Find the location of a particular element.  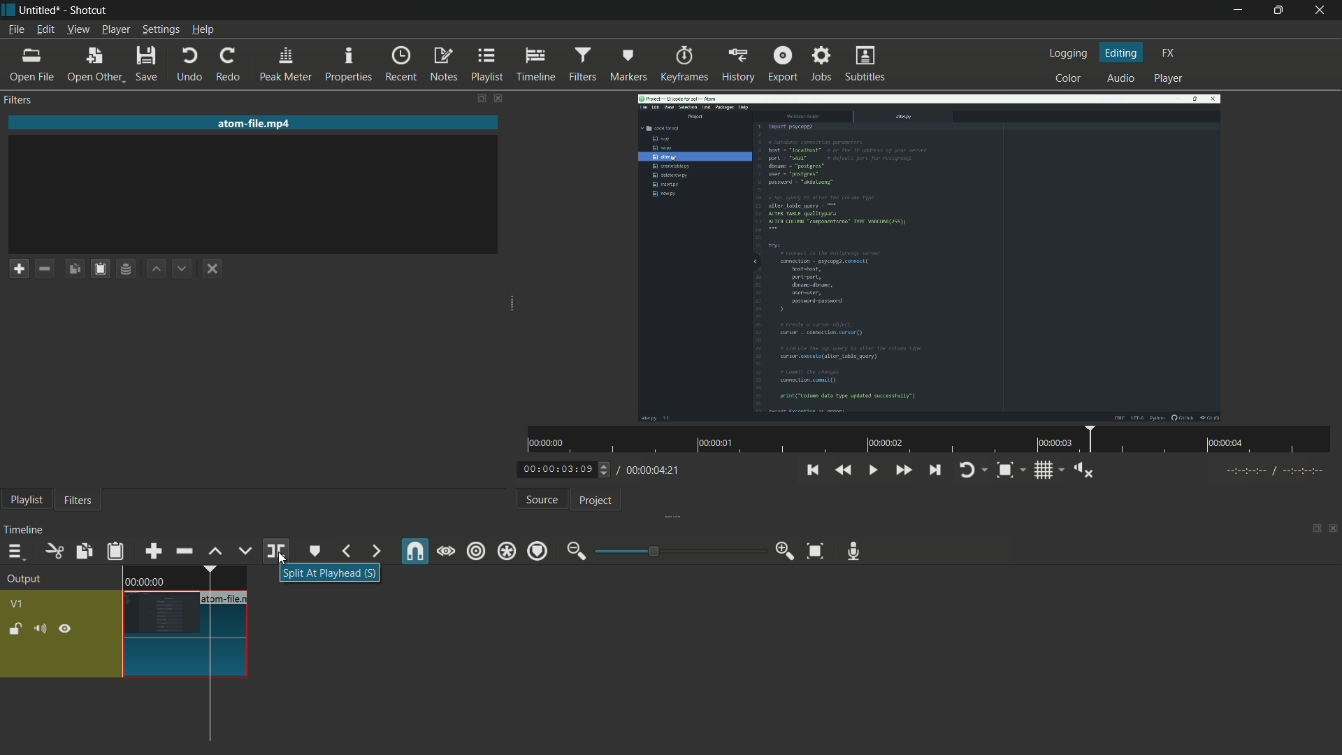

maximize is located at coordinates (1280, 10).